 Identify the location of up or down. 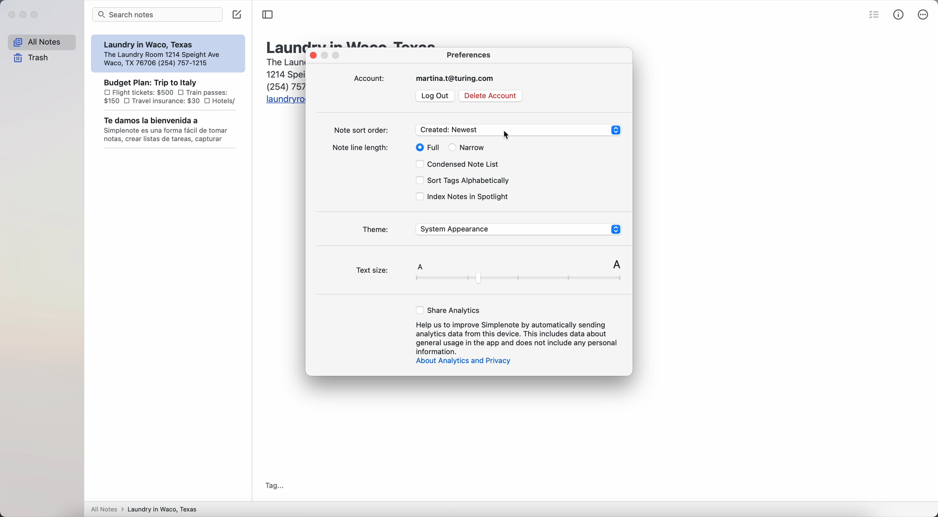
(618, 131).